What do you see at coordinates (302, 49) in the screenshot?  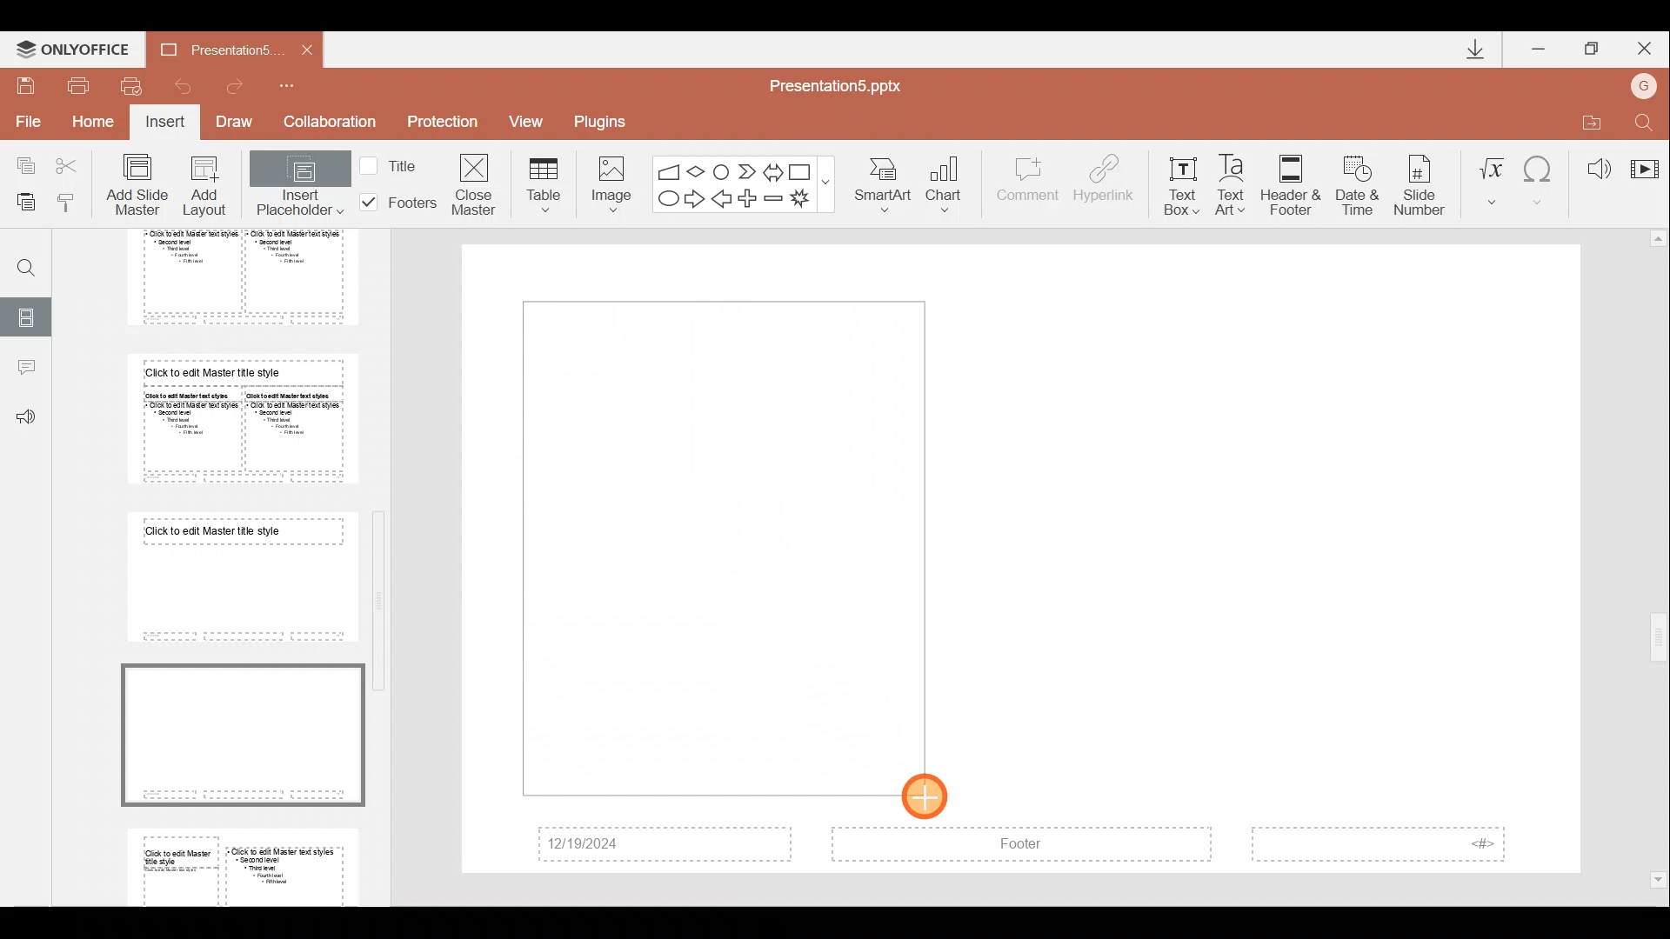 I see `Close document` at bounding box center [302, 49].